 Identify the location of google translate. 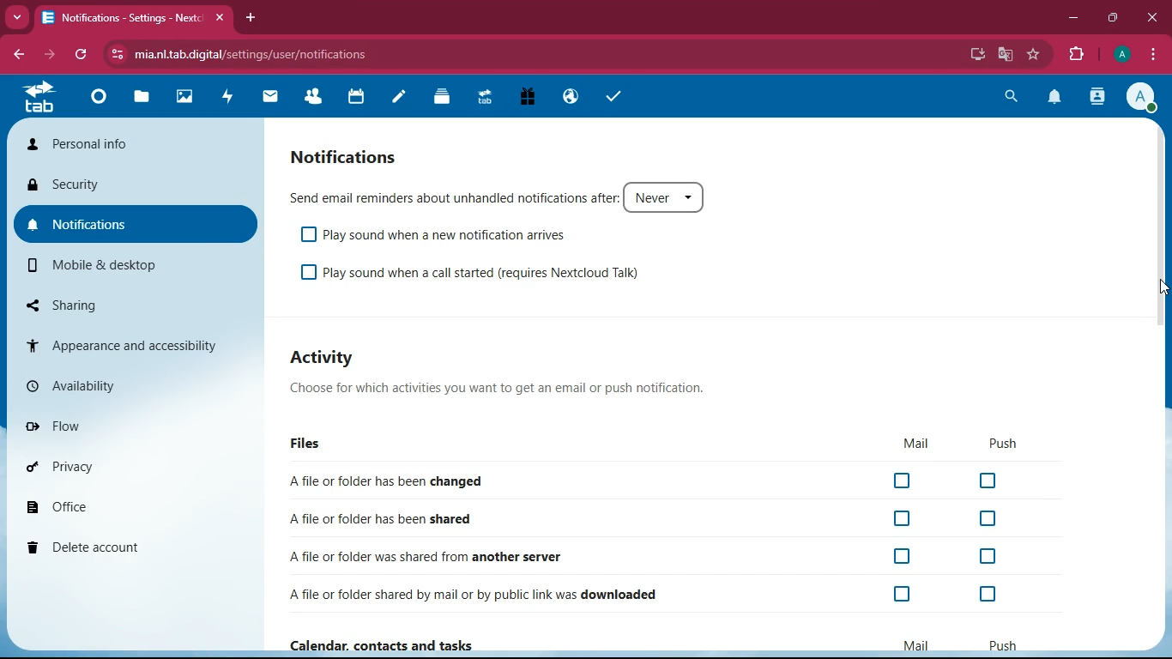
(1004, 55).